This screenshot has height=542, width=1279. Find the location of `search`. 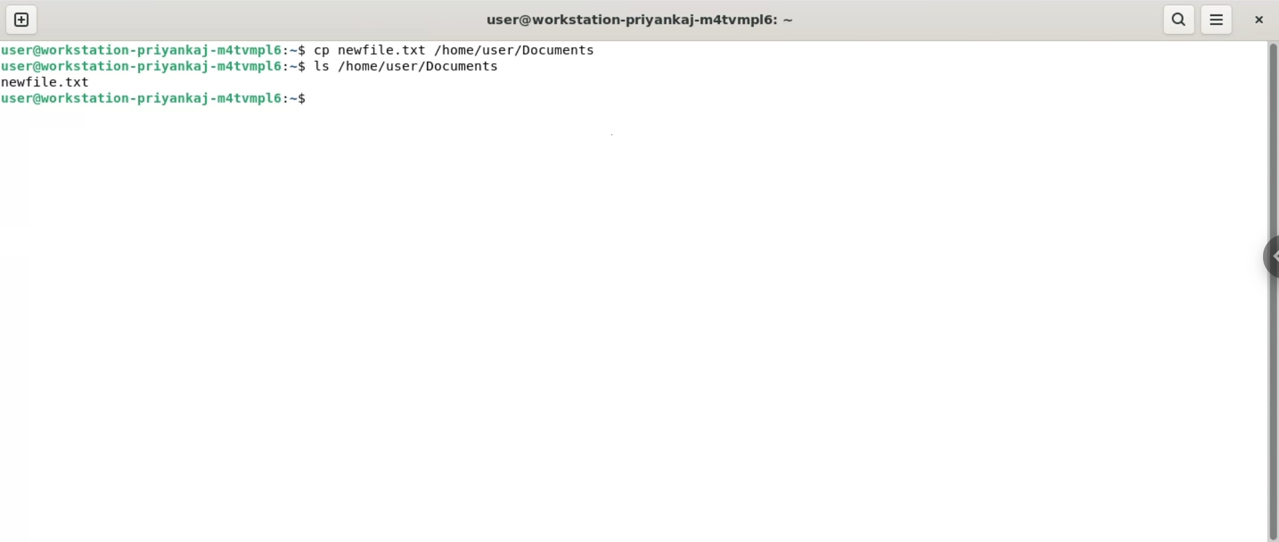

search is located at coordinates (1180, 20).